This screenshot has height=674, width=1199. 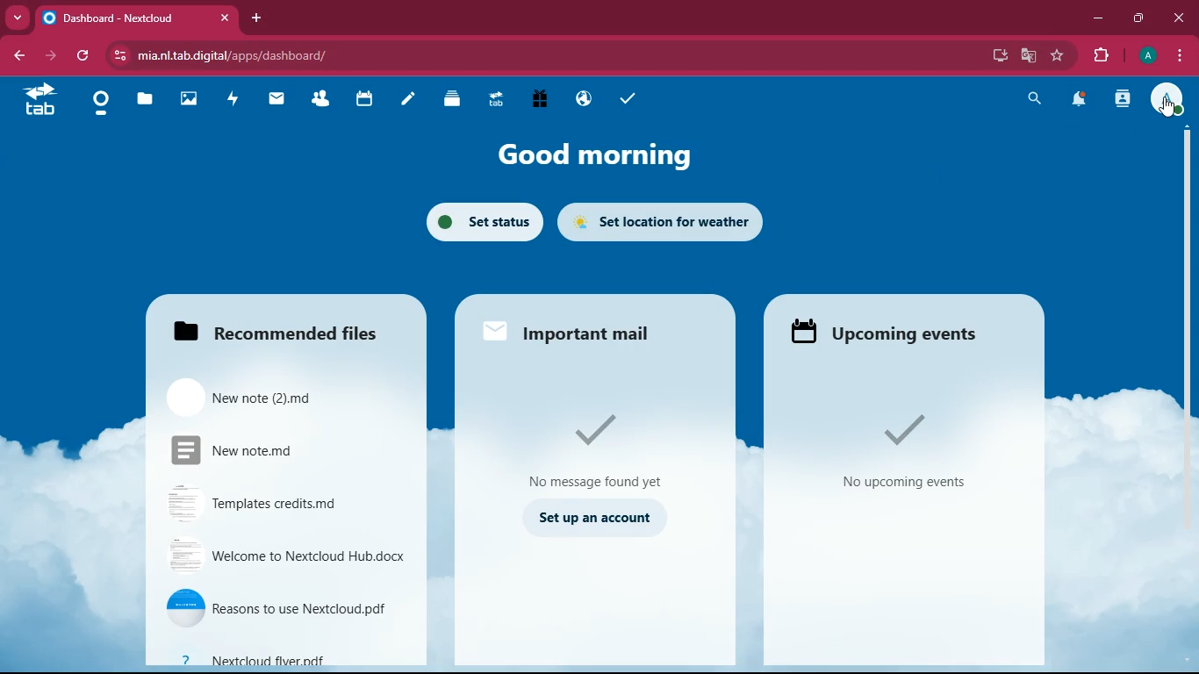 What do you see at coordinates (84, 56) in the screenshot?
I see `refresh` at bounding box center [84, 56].